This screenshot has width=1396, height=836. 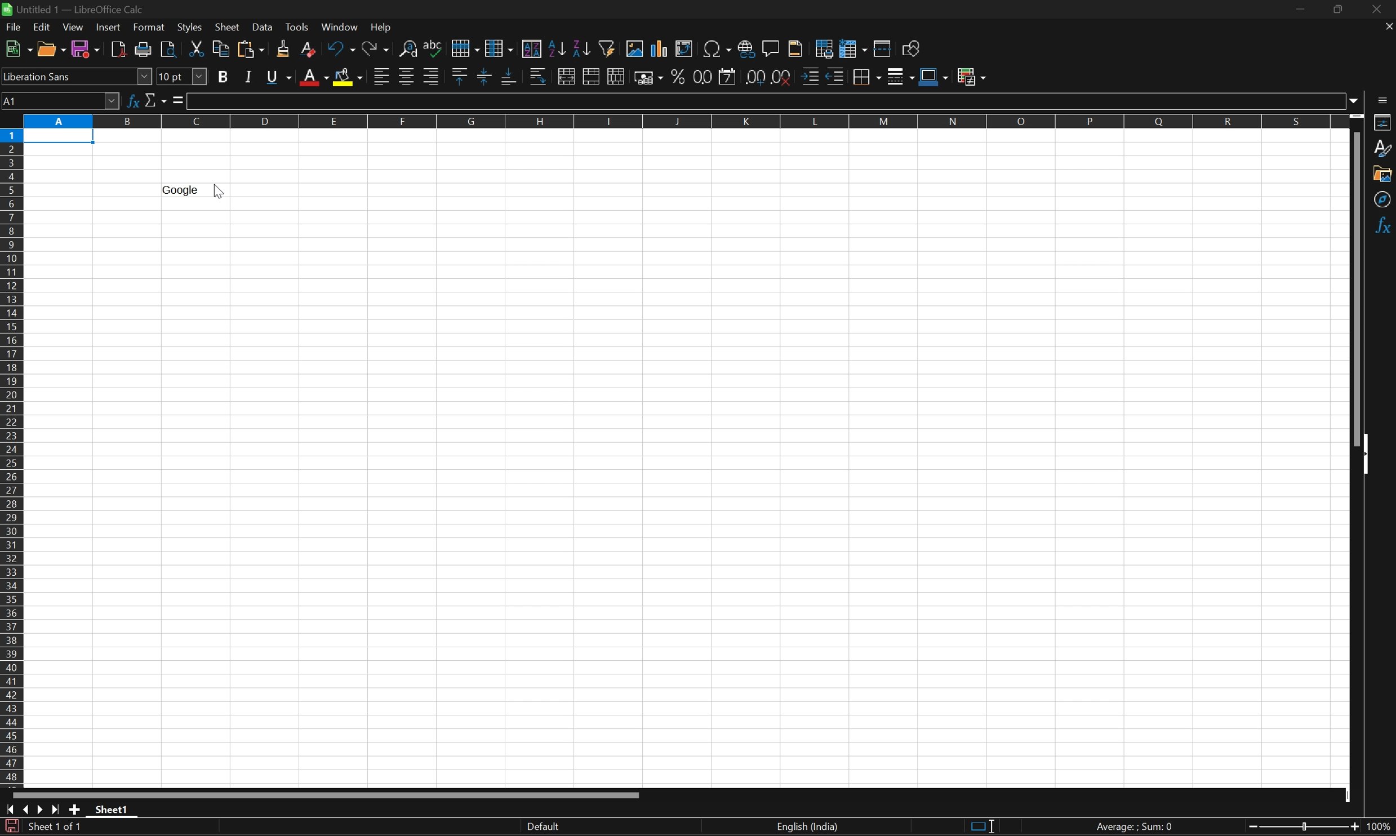 I want to click on Zoom out, so click(x=1353, y=828).